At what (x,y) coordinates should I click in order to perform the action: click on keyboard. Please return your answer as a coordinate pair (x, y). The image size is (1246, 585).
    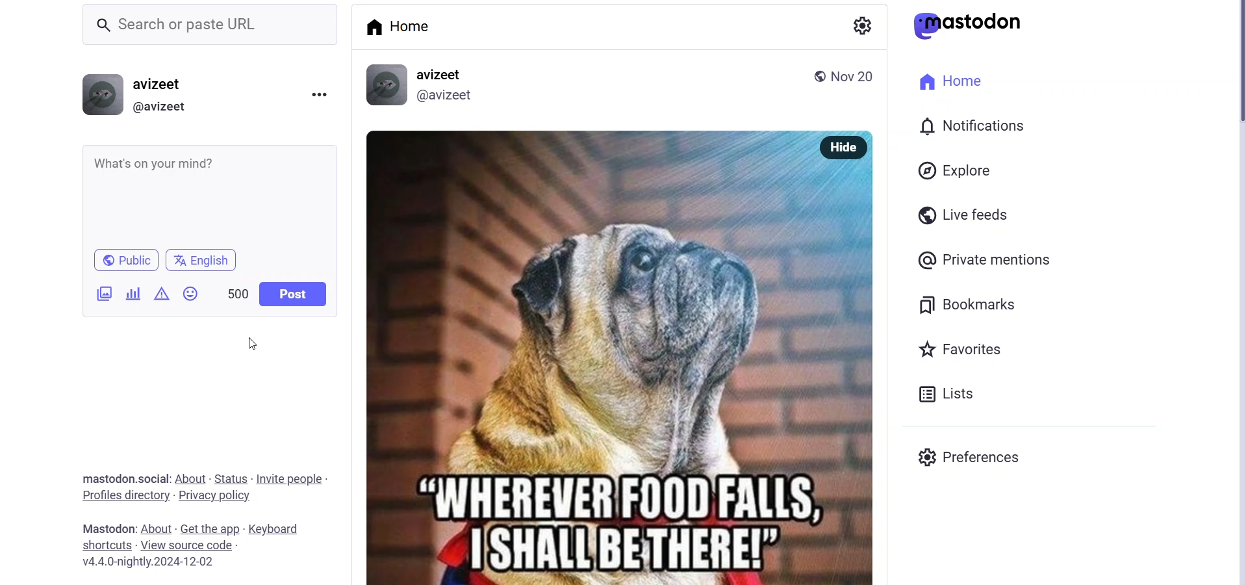
    Looking at the image, I should click on (281, 527).